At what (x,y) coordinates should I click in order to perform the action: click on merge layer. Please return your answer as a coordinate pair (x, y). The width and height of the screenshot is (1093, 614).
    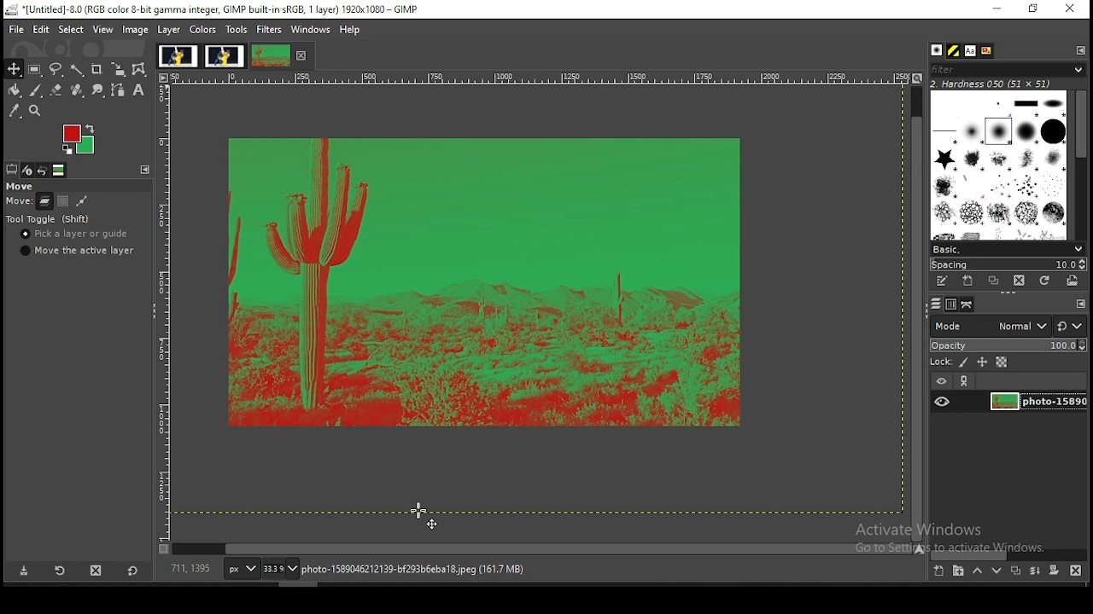
    Looking at the image, I should click on (1037, 571).